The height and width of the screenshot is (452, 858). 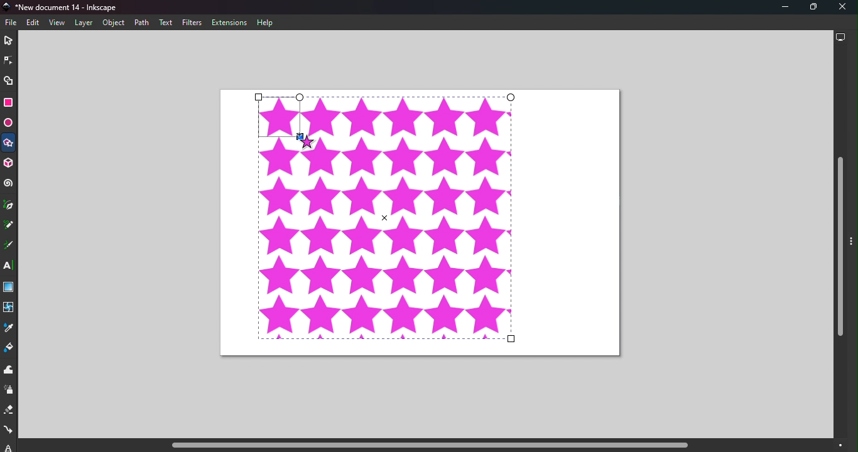 What do you see at coordinates (266, 23) in the screenshot?
I see `Help` at bounding box center [266, 23].